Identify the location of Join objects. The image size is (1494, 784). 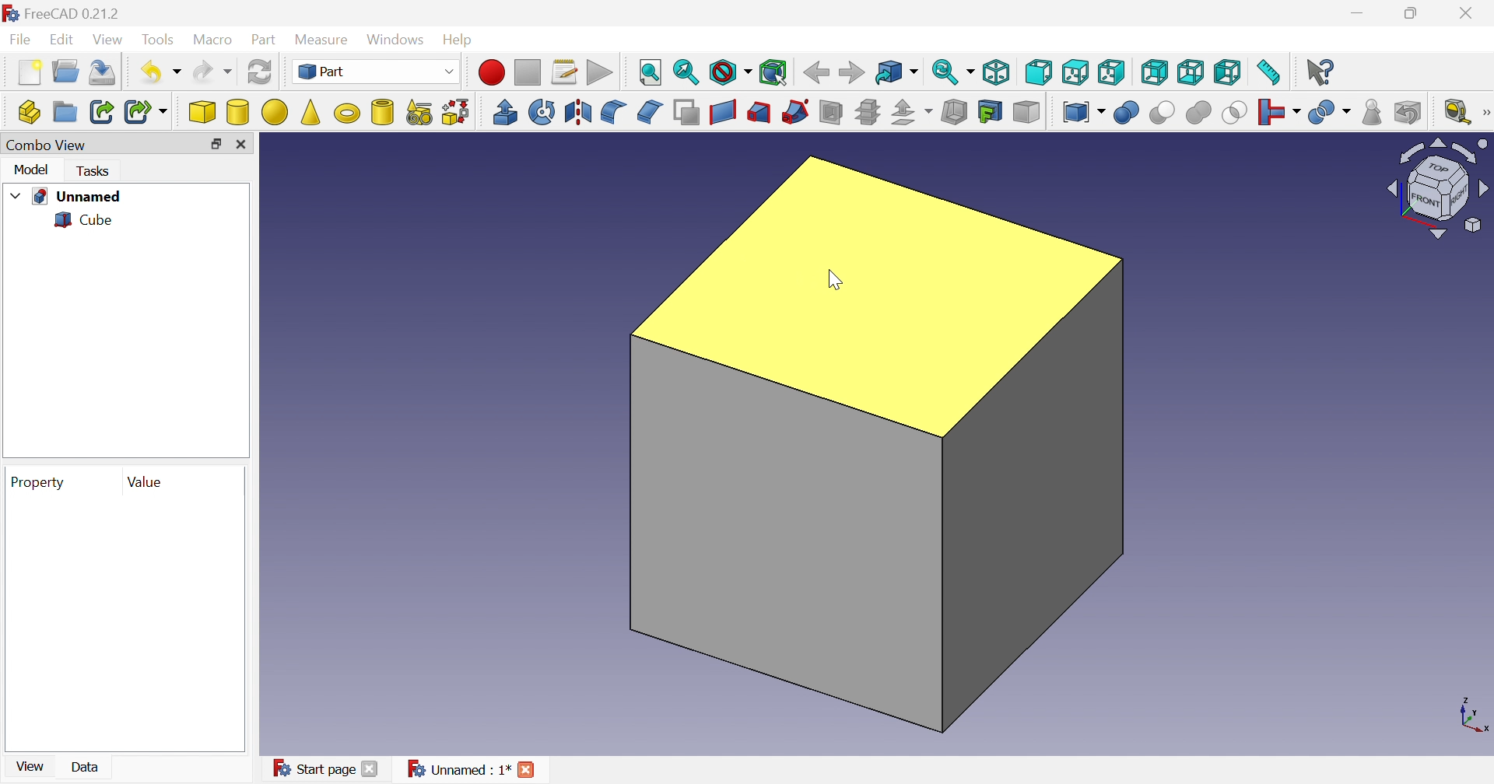
(1282, 112).